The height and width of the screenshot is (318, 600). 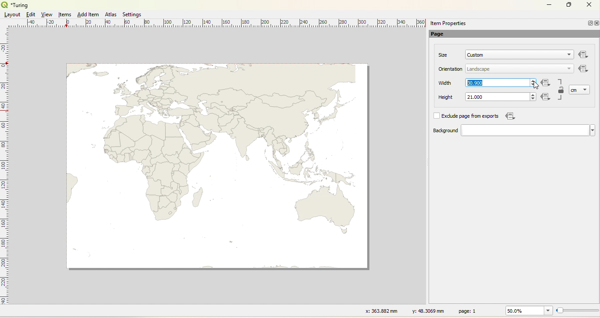 I want to click on , so click(x=584, y=55).